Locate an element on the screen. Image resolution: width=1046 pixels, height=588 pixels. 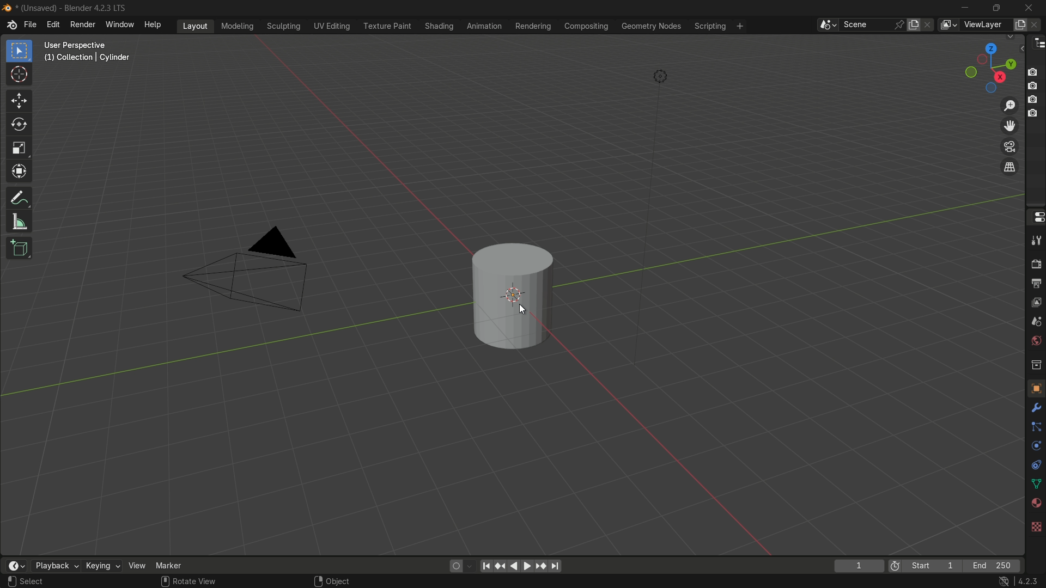
marker is located at coordinates (168, 566).